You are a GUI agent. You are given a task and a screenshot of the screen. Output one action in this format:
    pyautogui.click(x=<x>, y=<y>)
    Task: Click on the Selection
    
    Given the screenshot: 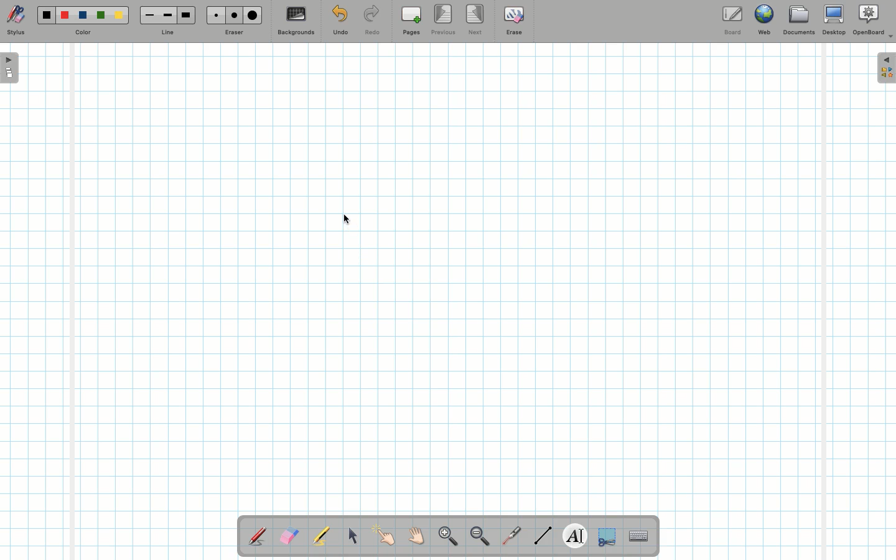 What is the action you would take?
    pyautogui.click(x=605, y=535)
    